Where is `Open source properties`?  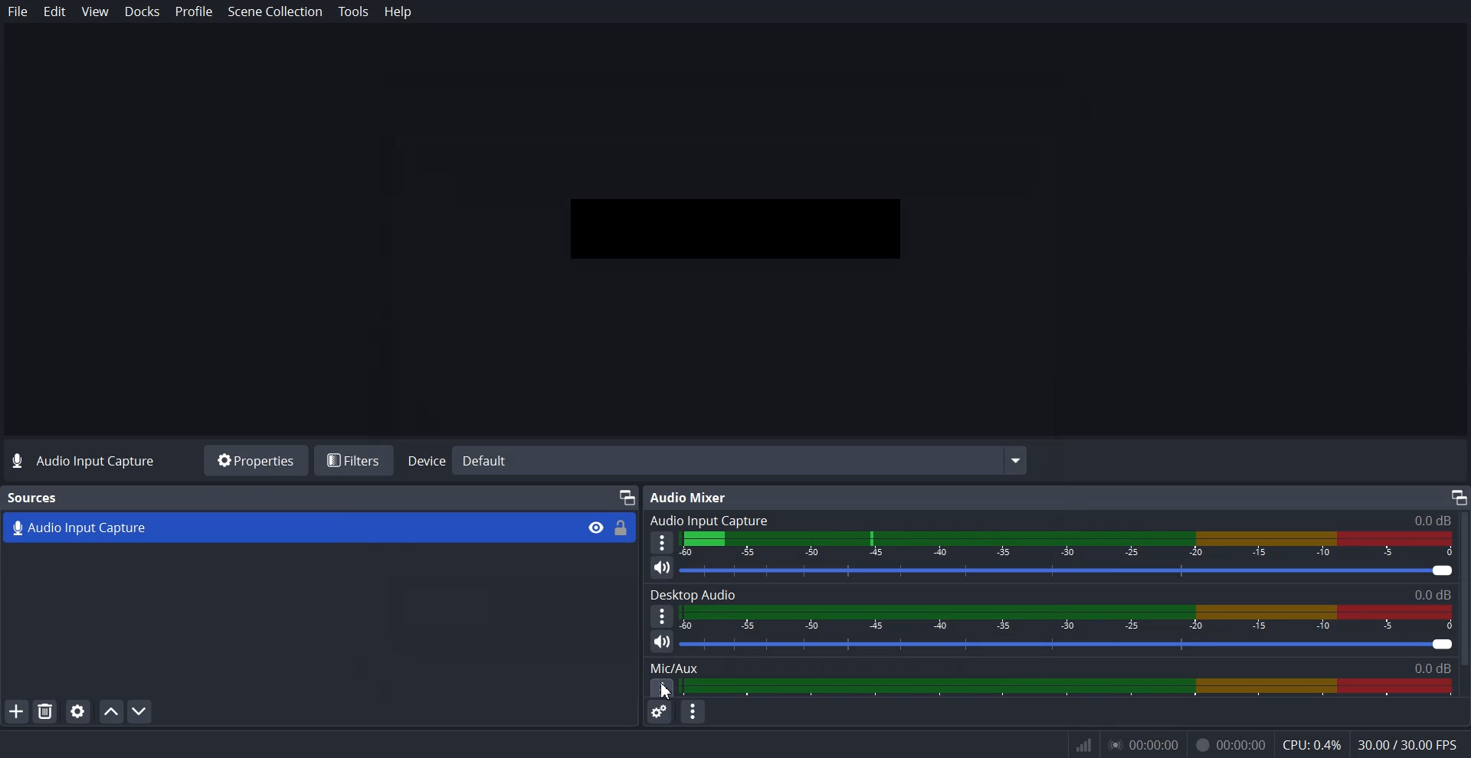 Open source properties is located at coordinates (77, 711).